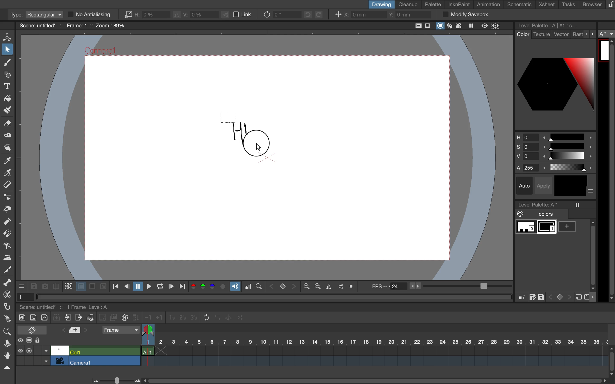 Image resolution: width=615 pixels, height=384 pixels. Describe the element at coordinates (42, 341) in the screenshot. I see `lock toggle all` at that location.